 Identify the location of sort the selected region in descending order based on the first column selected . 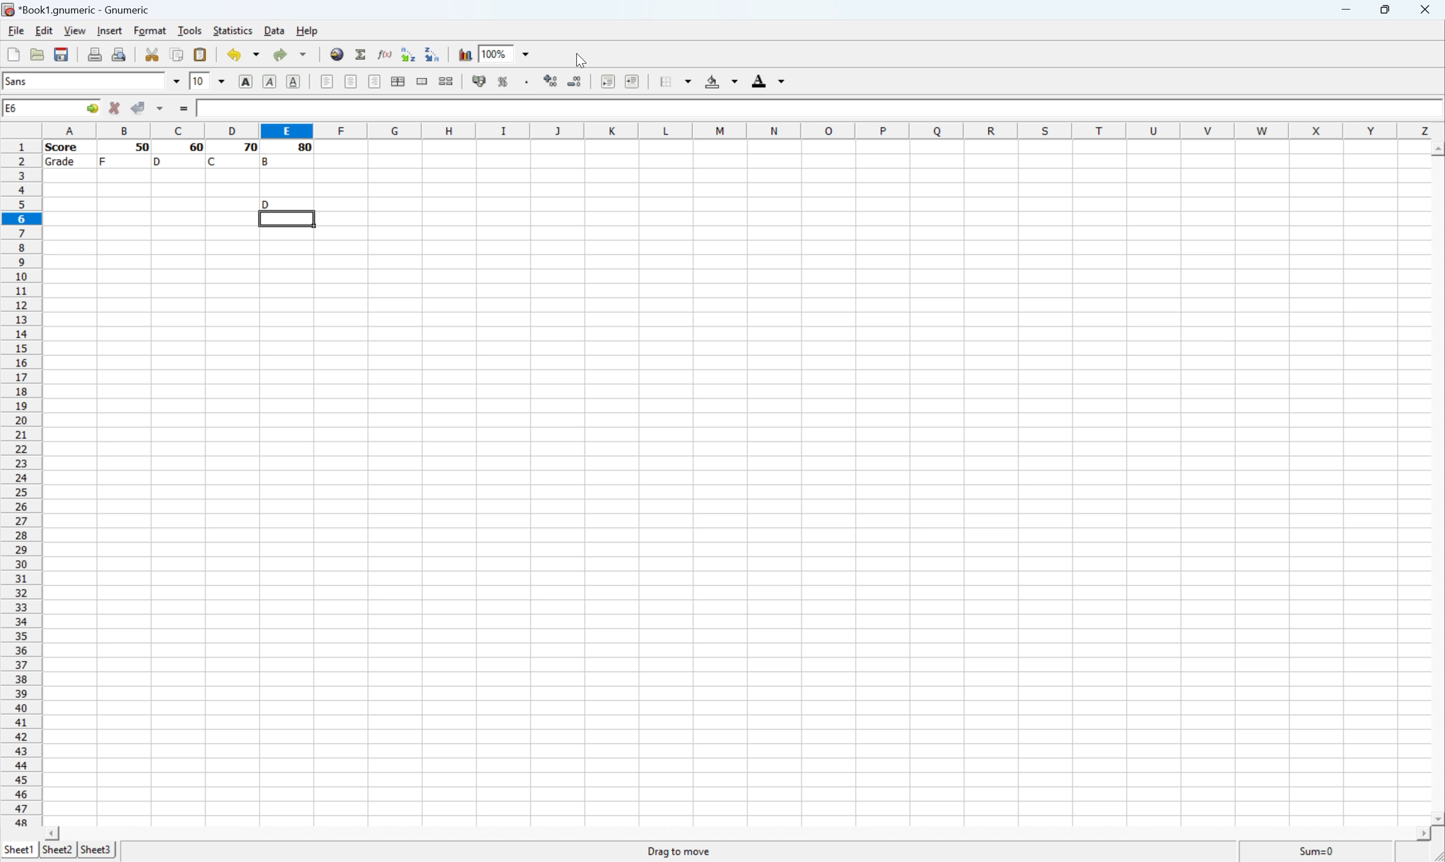
(435, 57).